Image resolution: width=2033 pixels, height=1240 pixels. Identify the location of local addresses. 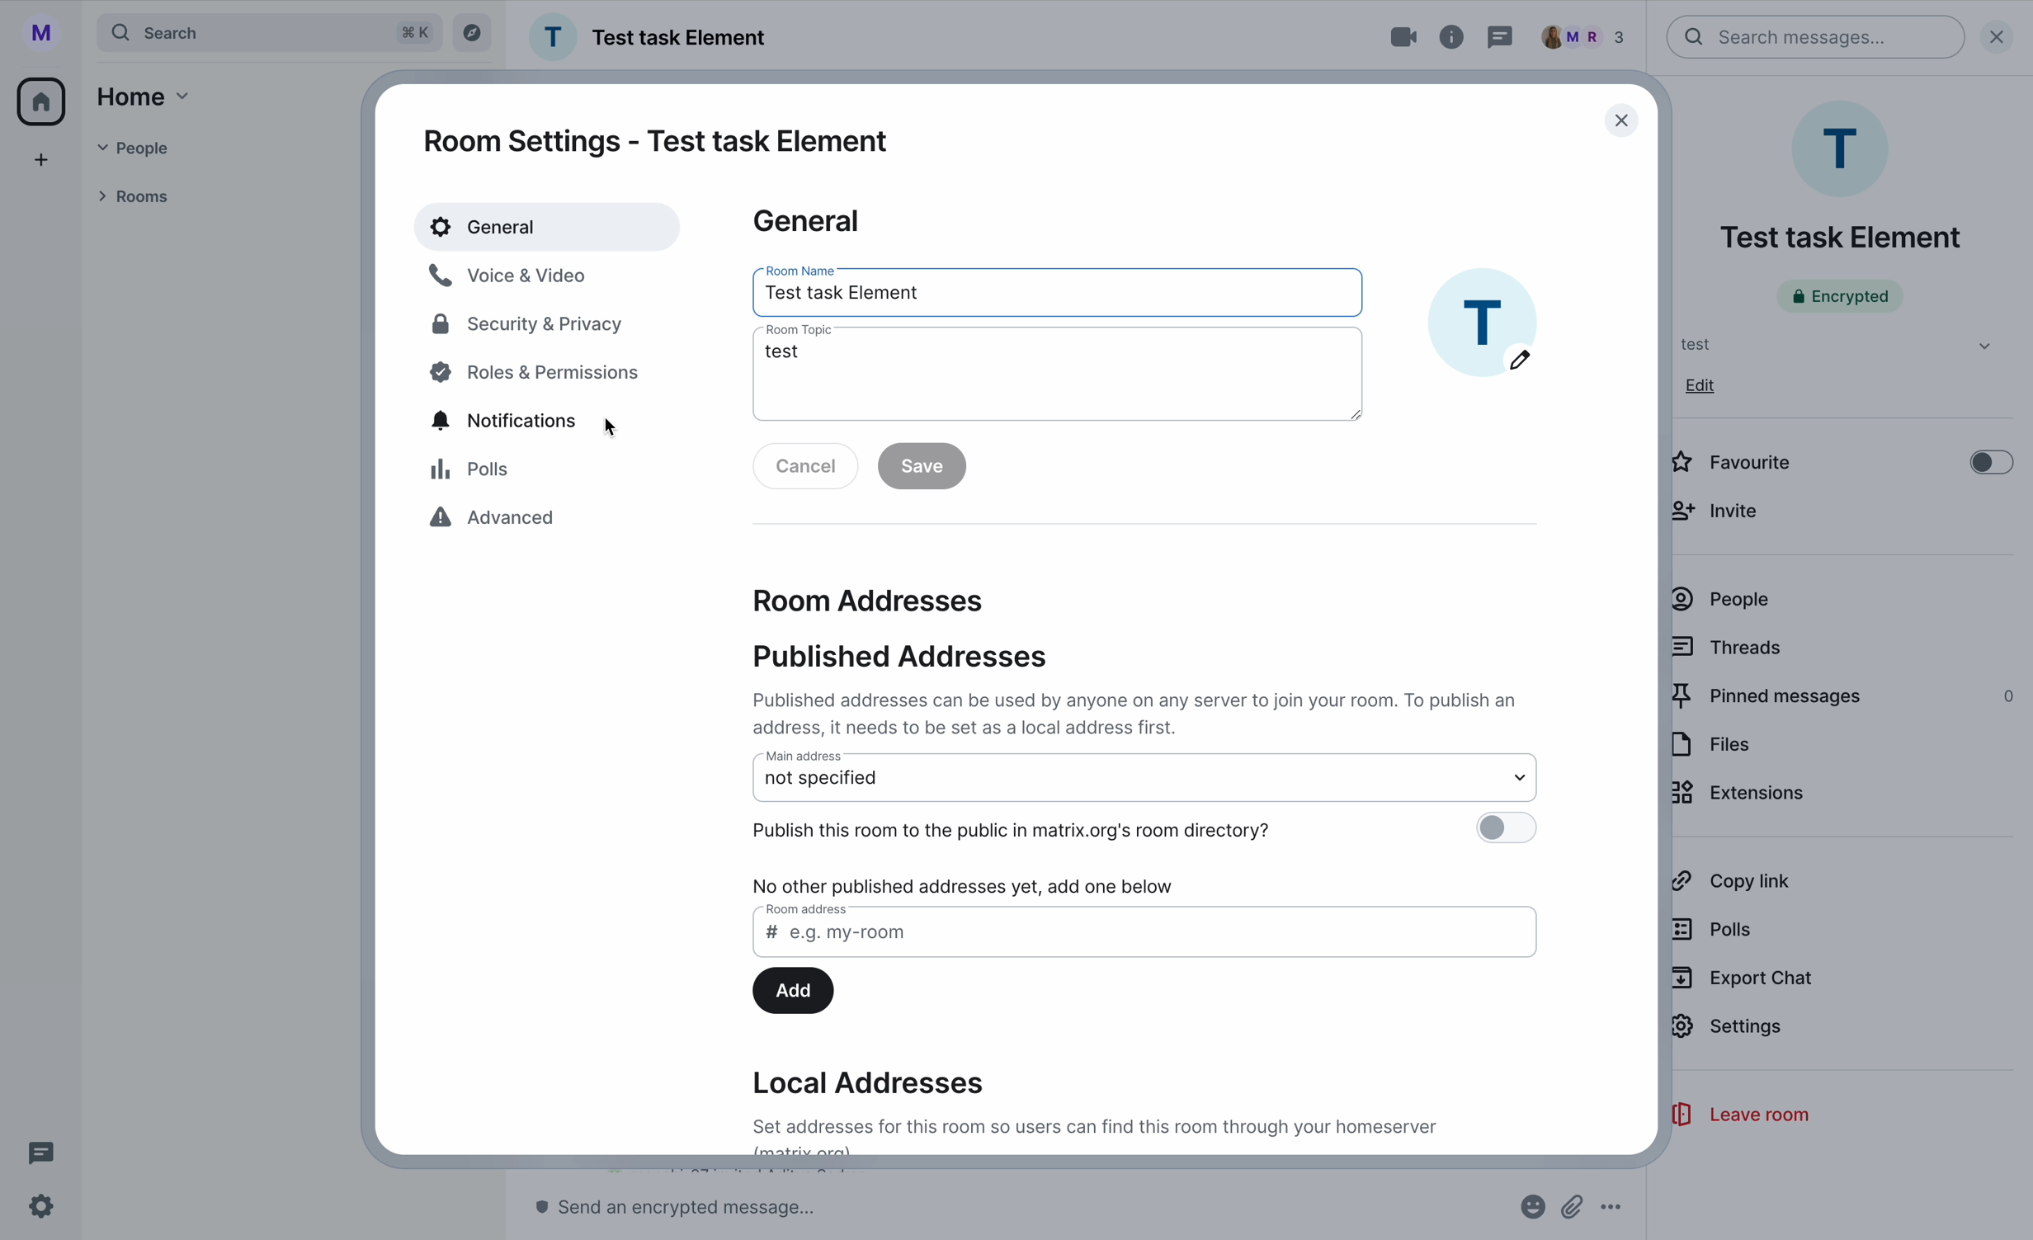
(868, 1083).